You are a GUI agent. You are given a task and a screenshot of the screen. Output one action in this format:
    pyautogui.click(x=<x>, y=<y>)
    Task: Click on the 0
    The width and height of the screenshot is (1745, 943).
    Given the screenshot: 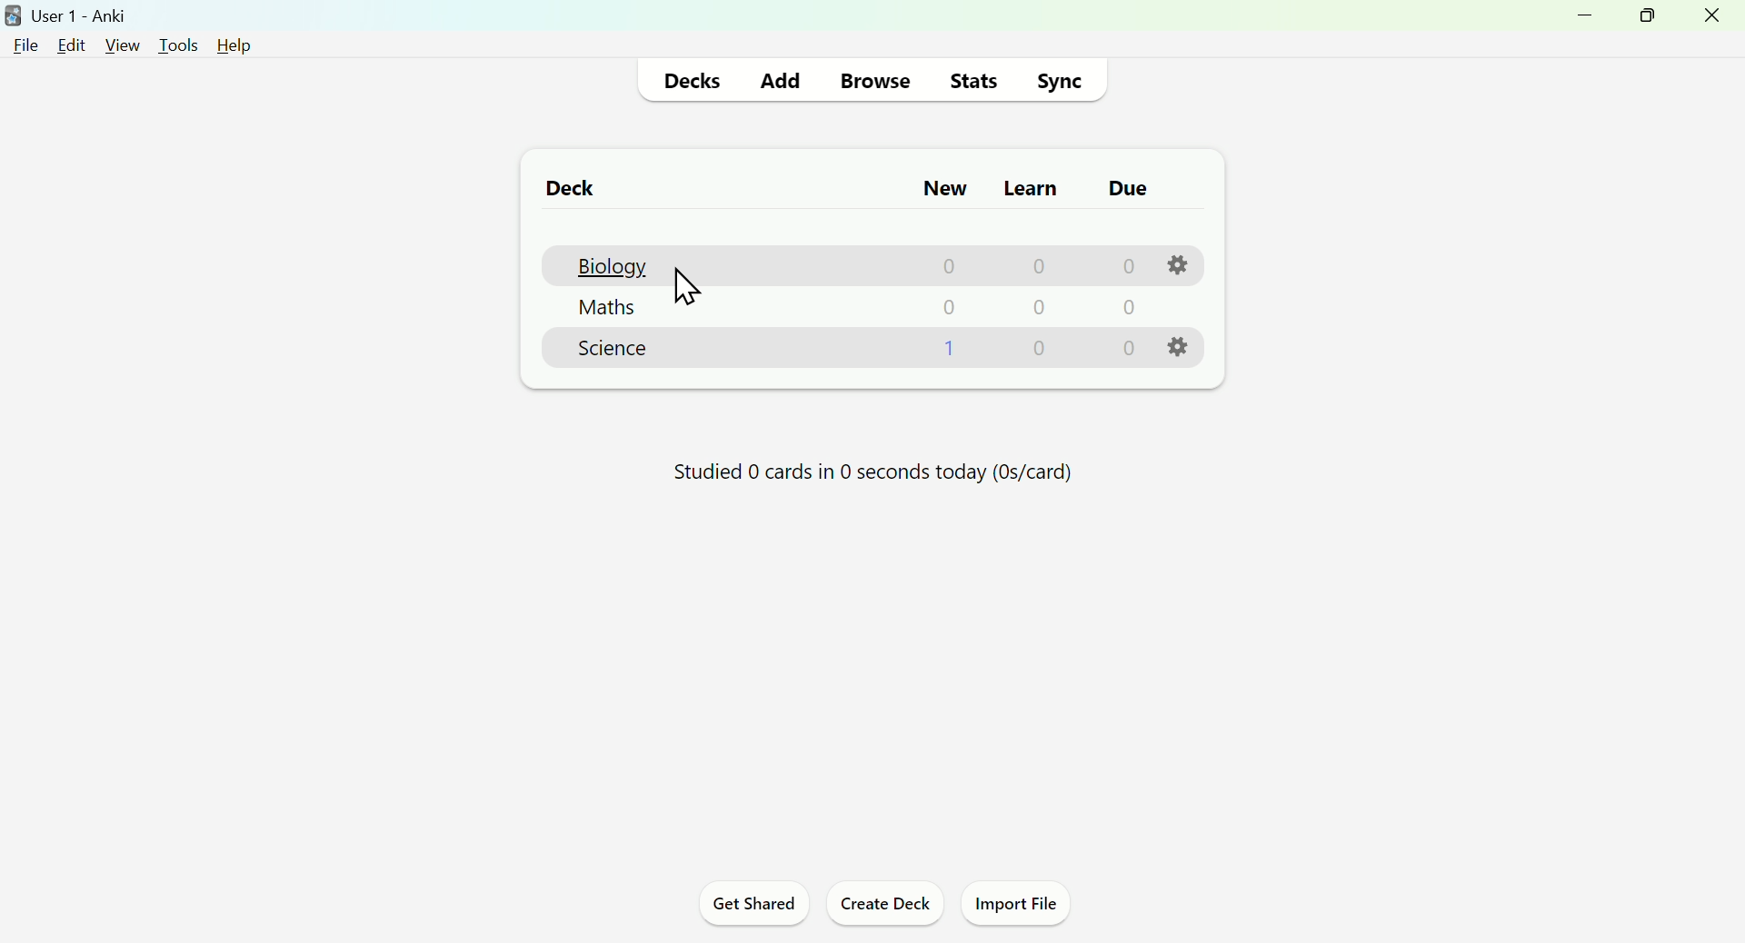 What is the action you would take?
    pyautogui.click(x=1126, y=348)
    